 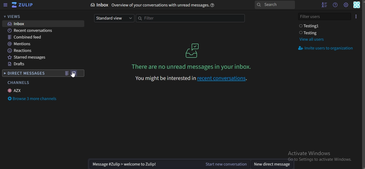 What do you see at coordinates (346, 5) in the screenshot?
I see `main menu` at bounding box center [346, 5].